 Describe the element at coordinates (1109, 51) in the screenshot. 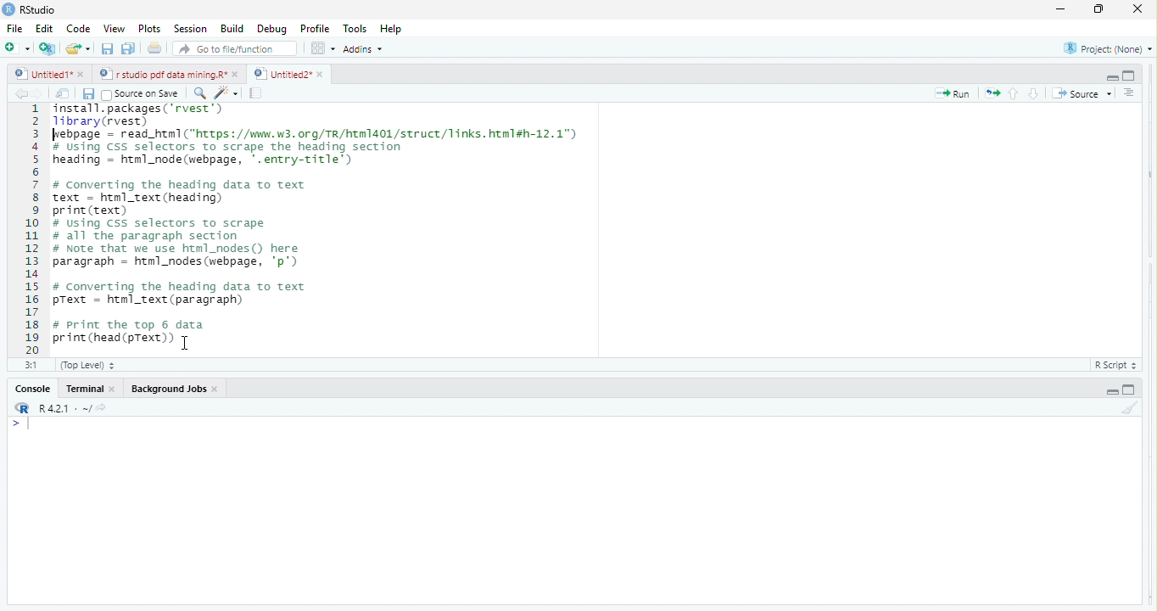

I see ` project: (None)` at that location.